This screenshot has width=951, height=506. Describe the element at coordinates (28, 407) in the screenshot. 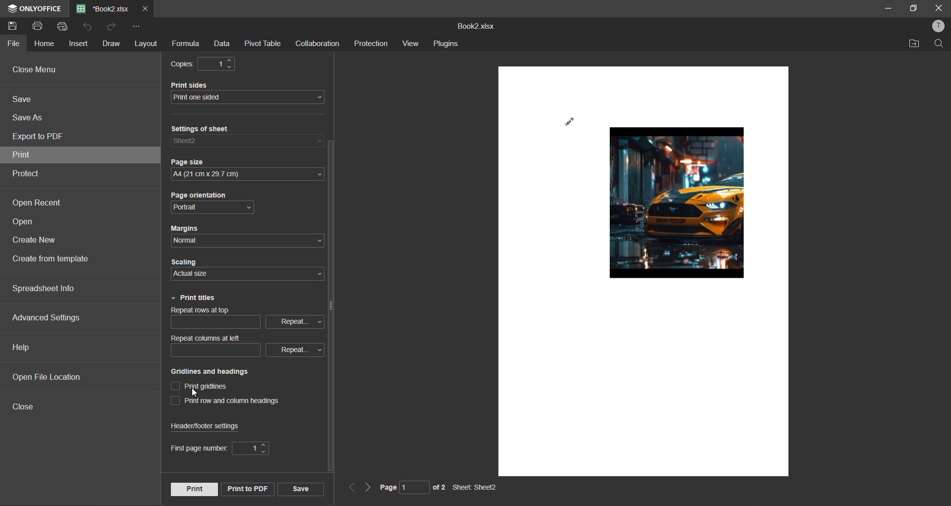

I see `close` at that location.